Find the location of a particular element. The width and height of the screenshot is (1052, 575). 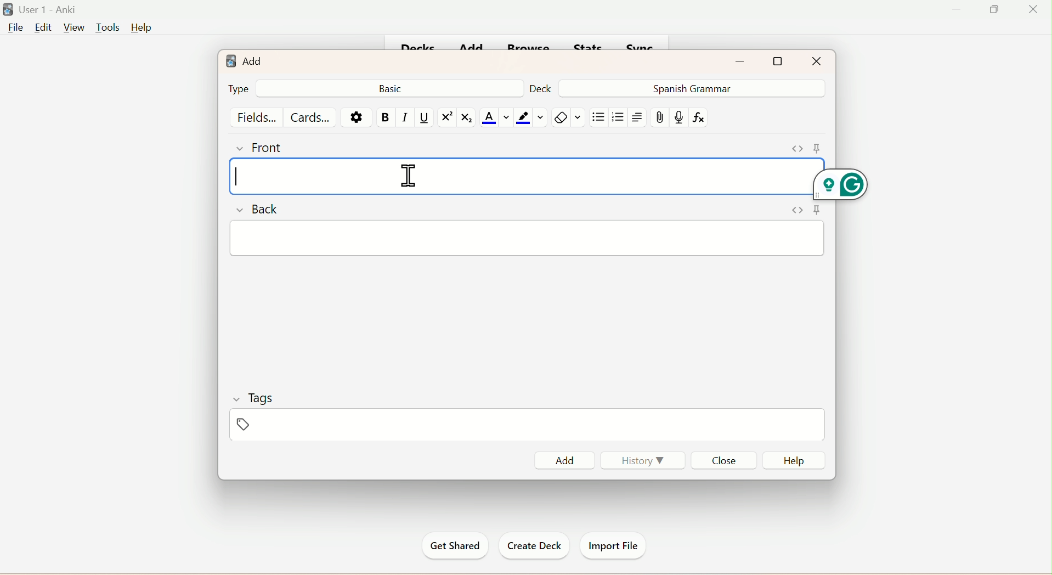

Text Color is located at coordinates (495, 118).